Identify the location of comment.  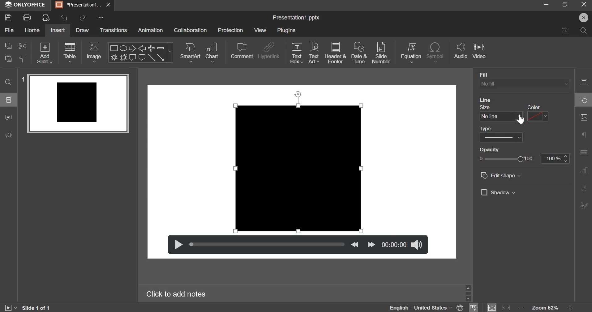
(8, 118).